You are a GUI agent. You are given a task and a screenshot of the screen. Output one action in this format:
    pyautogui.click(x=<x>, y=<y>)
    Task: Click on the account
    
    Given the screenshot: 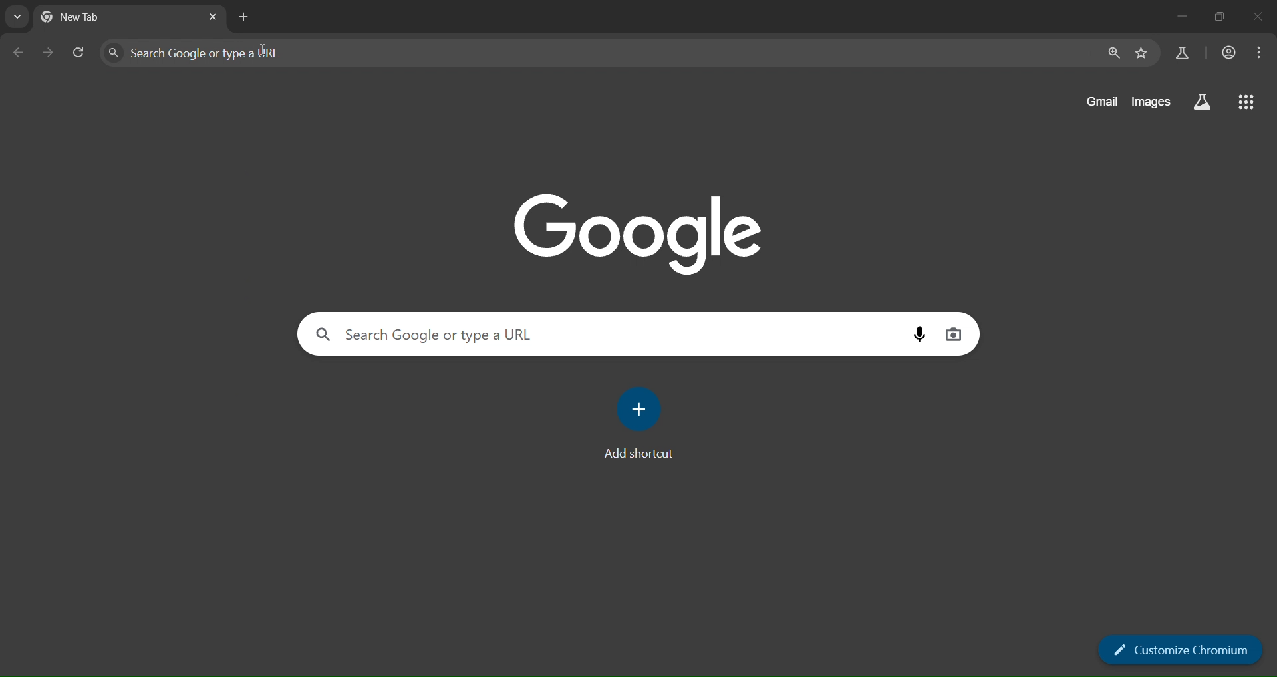 What is the action you would take?
    pyautogui.click(x=1226, y=52)
    